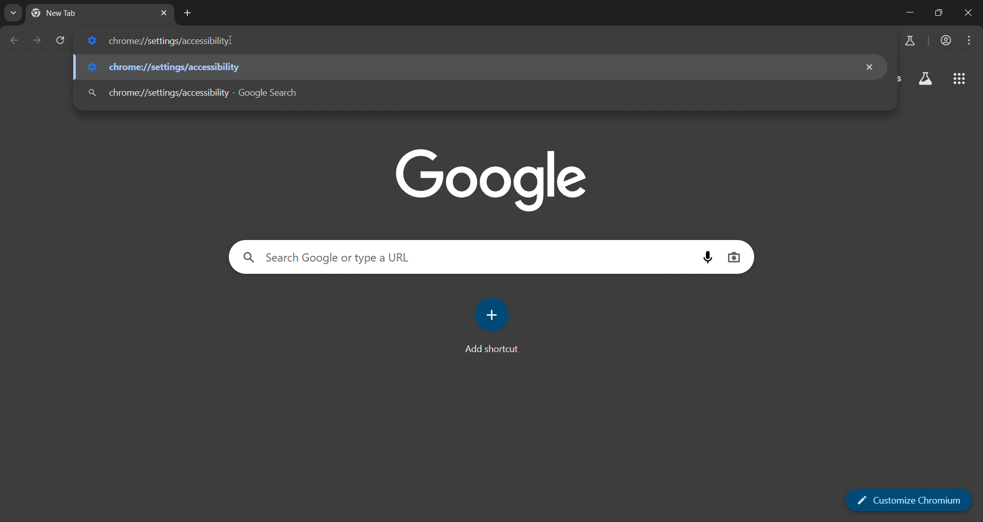 This screenshot has height=522, width=983. Describe the element at coordinates (38, 39) in the screenshot. I see `go forward one page` at that location.